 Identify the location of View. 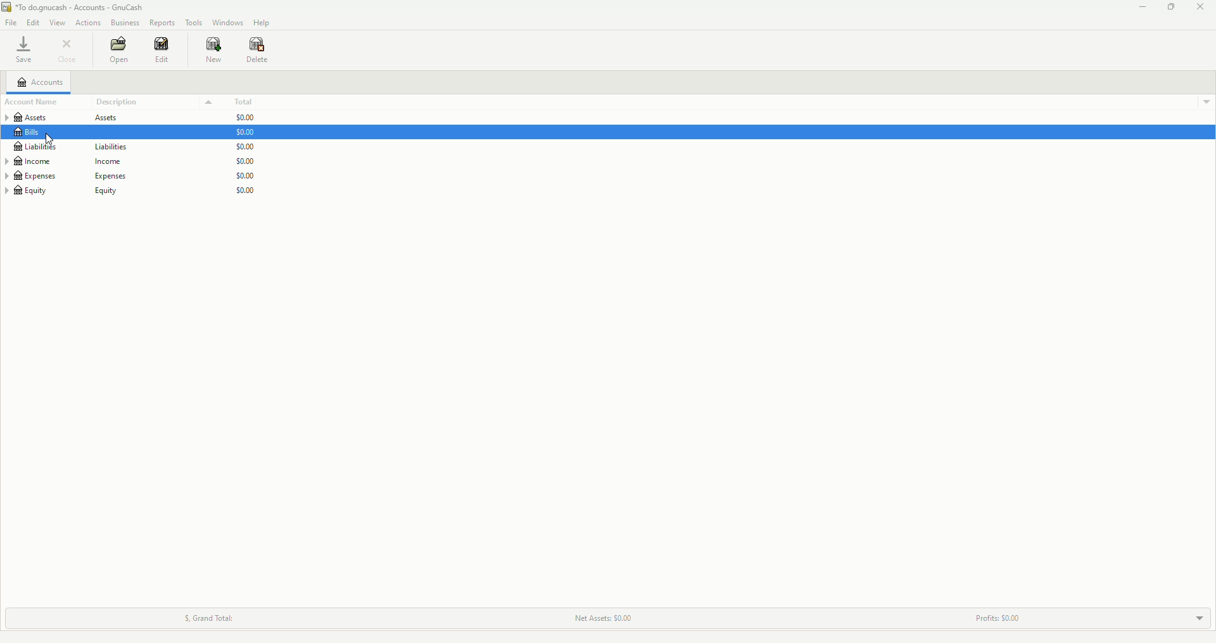
(59, 23).